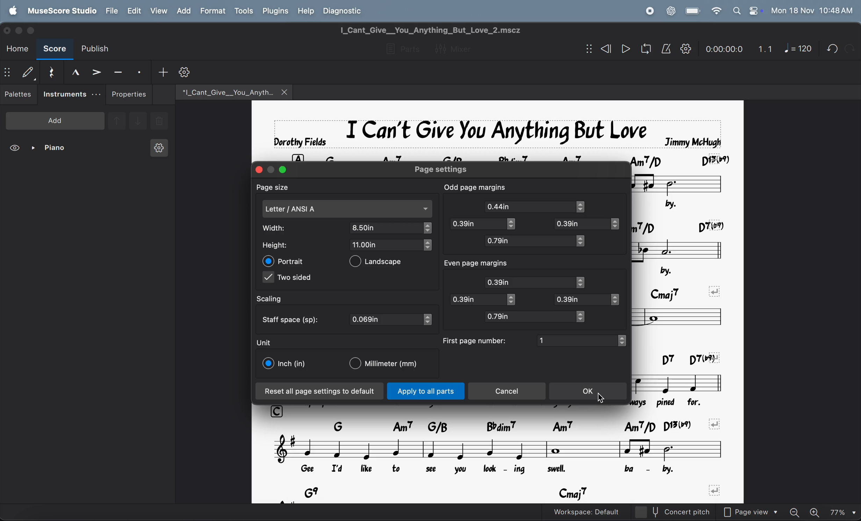 The image size is (861, 521). What do you see at coordinates (427, 245) in the screenshot?
I see `toggle` at bounding box center [427, 245].